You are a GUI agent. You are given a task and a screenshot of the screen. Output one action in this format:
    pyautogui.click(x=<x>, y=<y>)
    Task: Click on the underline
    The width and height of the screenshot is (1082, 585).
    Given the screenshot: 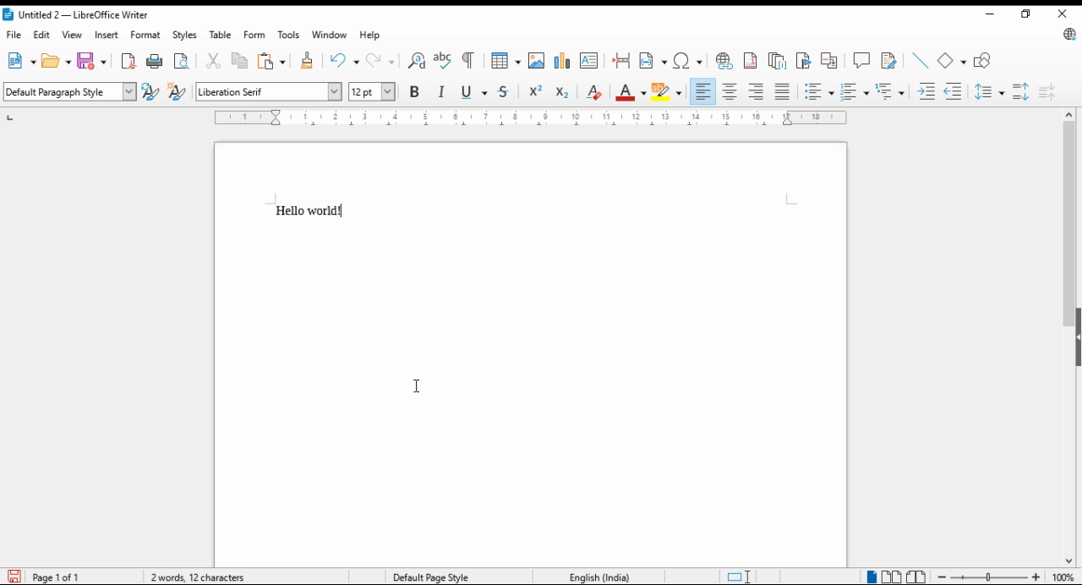 What is the action you would take?
    pyautogui.click(x=473, y=90)
    